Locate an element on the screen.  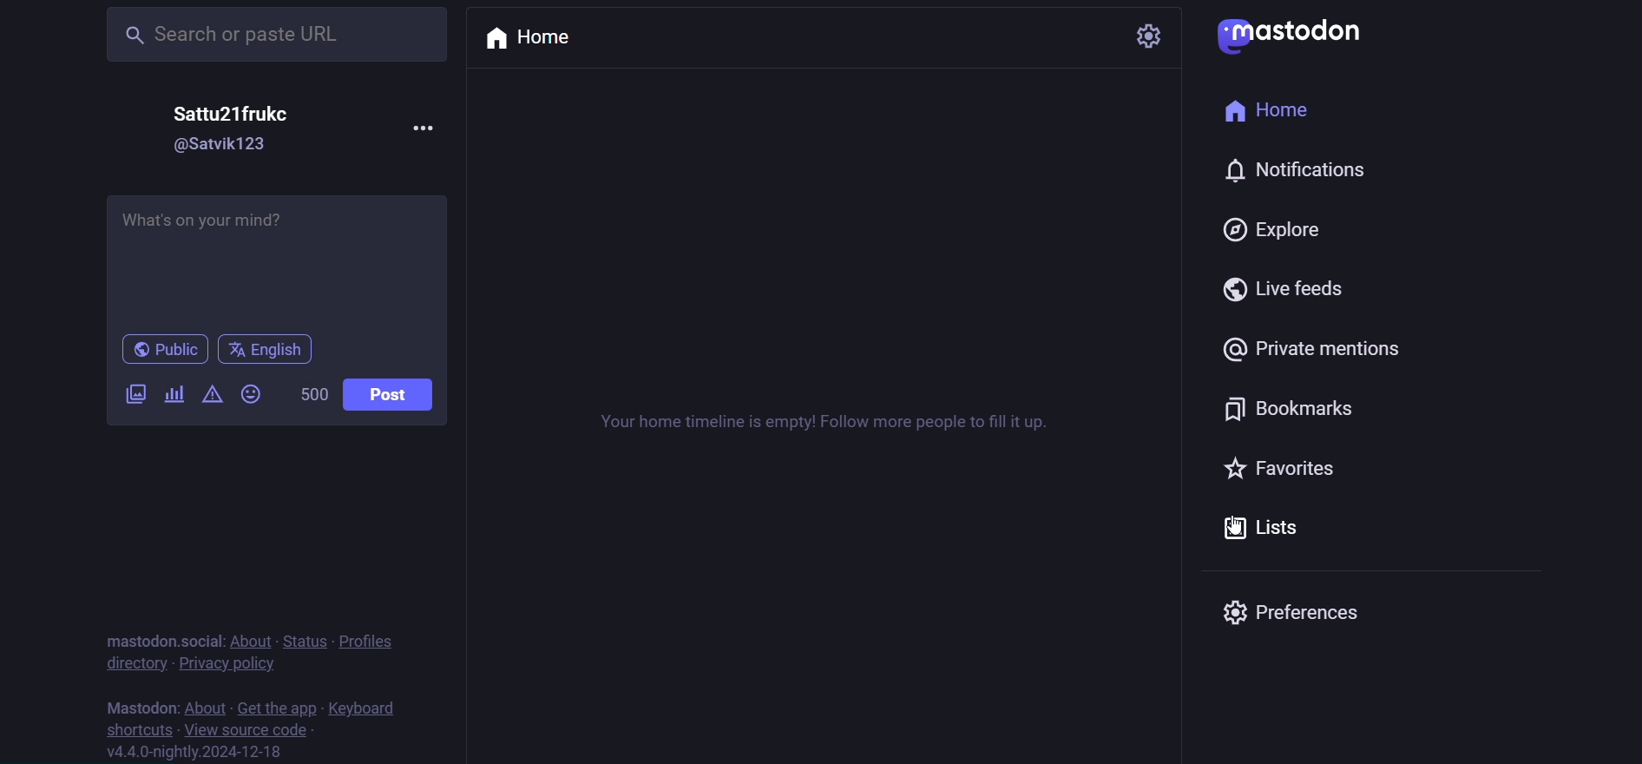
directory is located at coordinates (135, 663).